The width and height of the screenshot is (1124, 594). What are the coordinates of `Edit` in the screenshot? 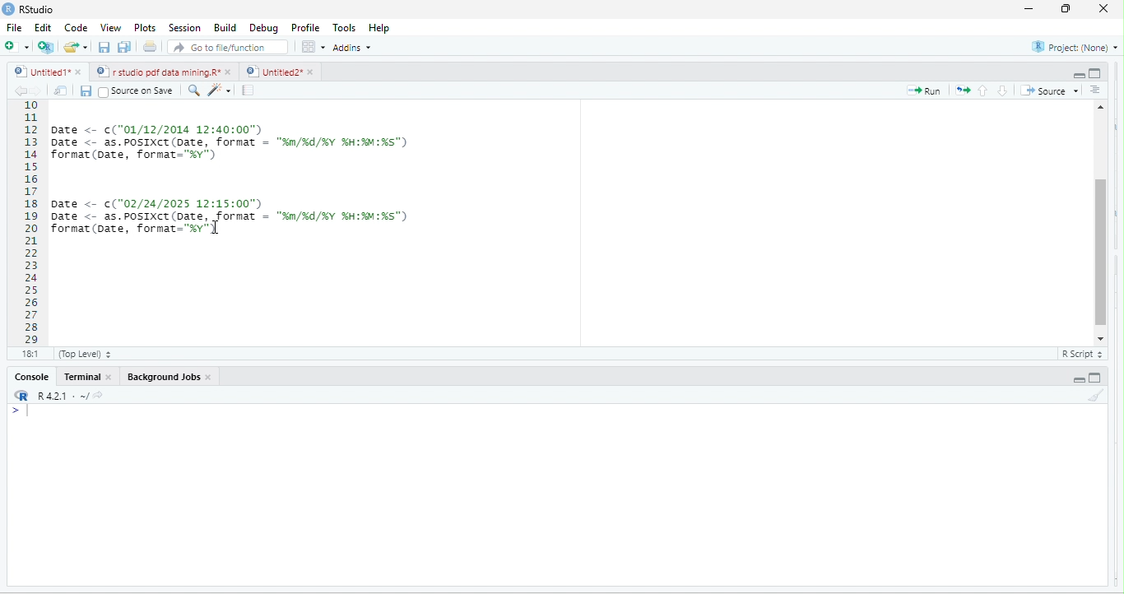 It's located at (43, 30).